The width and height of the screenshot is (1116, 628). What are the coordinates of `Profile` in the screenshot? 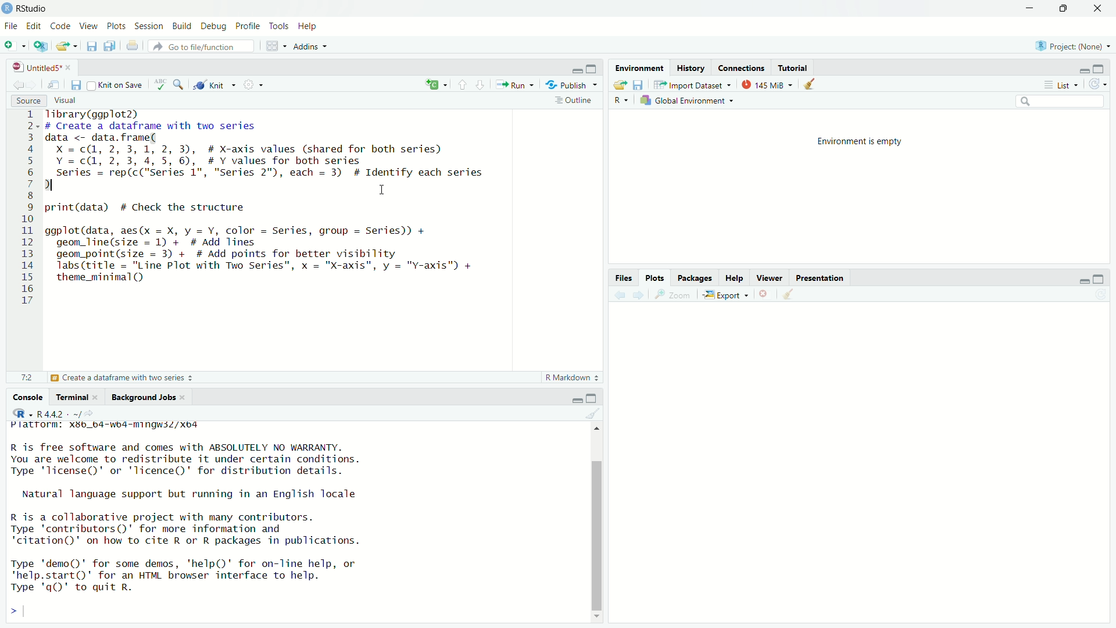 It's located at (247, 27).